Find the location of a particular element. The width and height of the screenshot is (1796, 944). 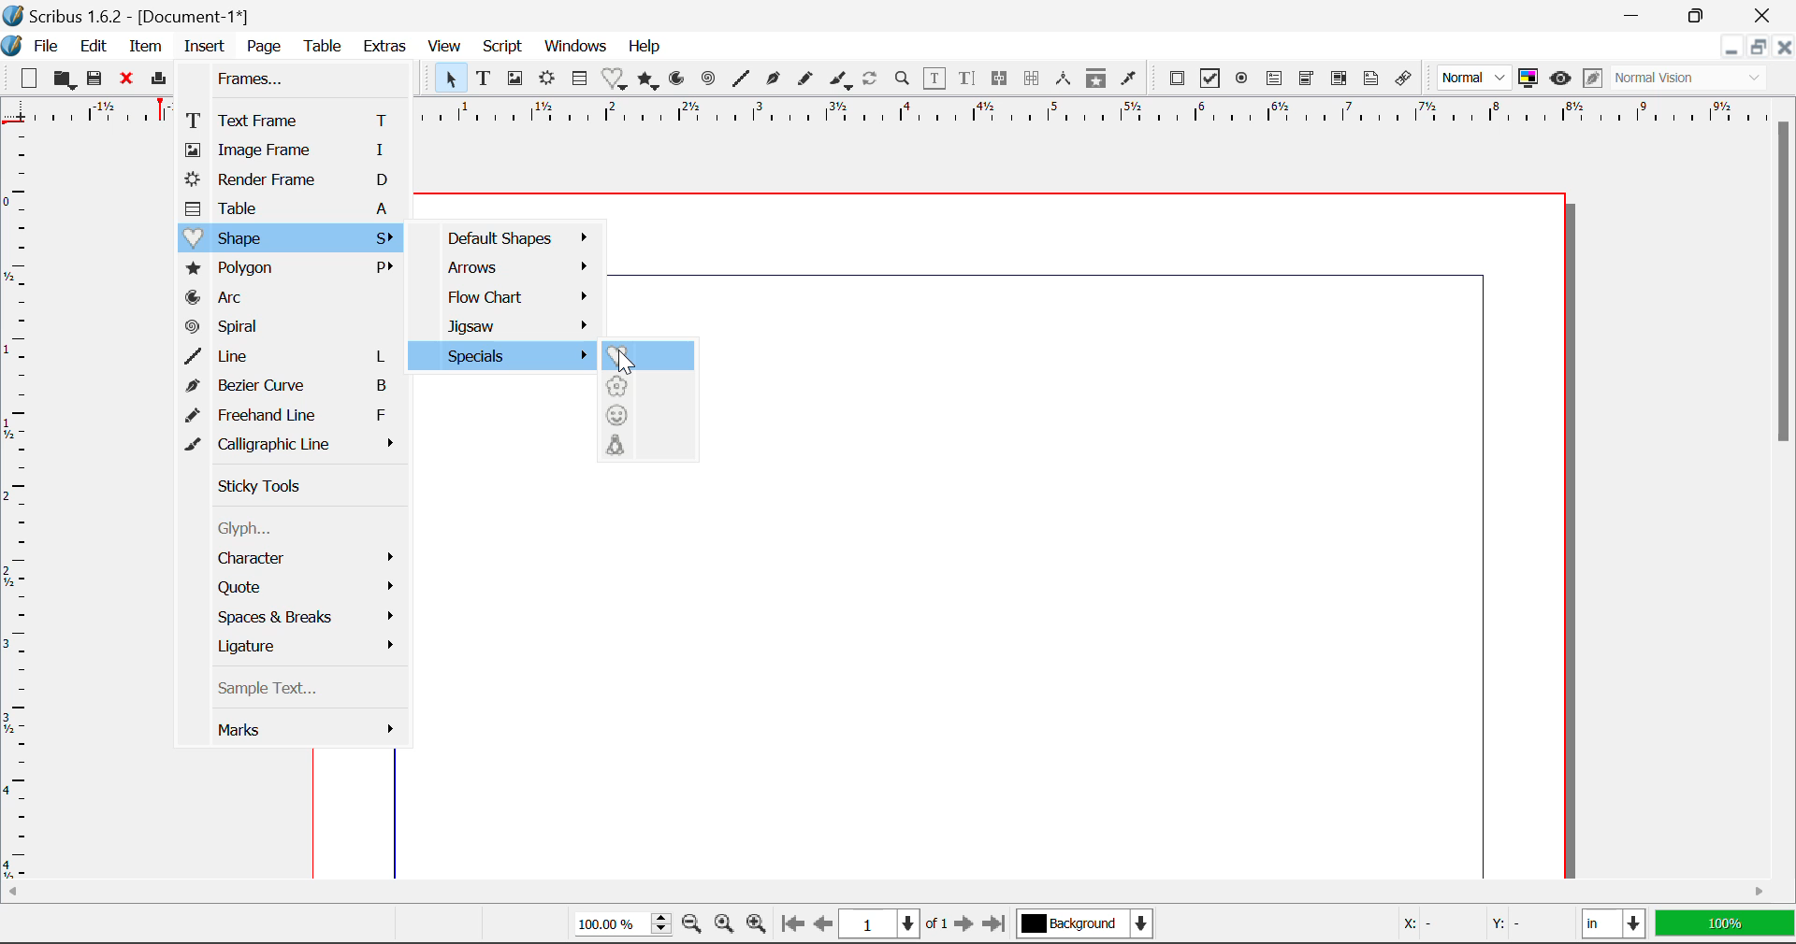

Insert Cells is located at coordinates (578, 81).